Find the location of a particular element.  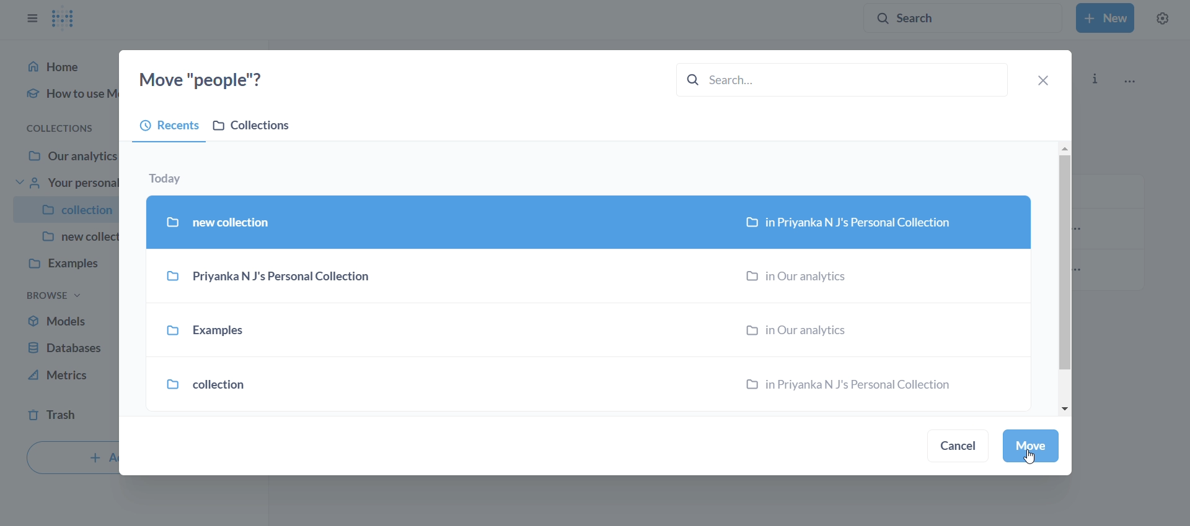

collections is located at coordinates (253, 128).